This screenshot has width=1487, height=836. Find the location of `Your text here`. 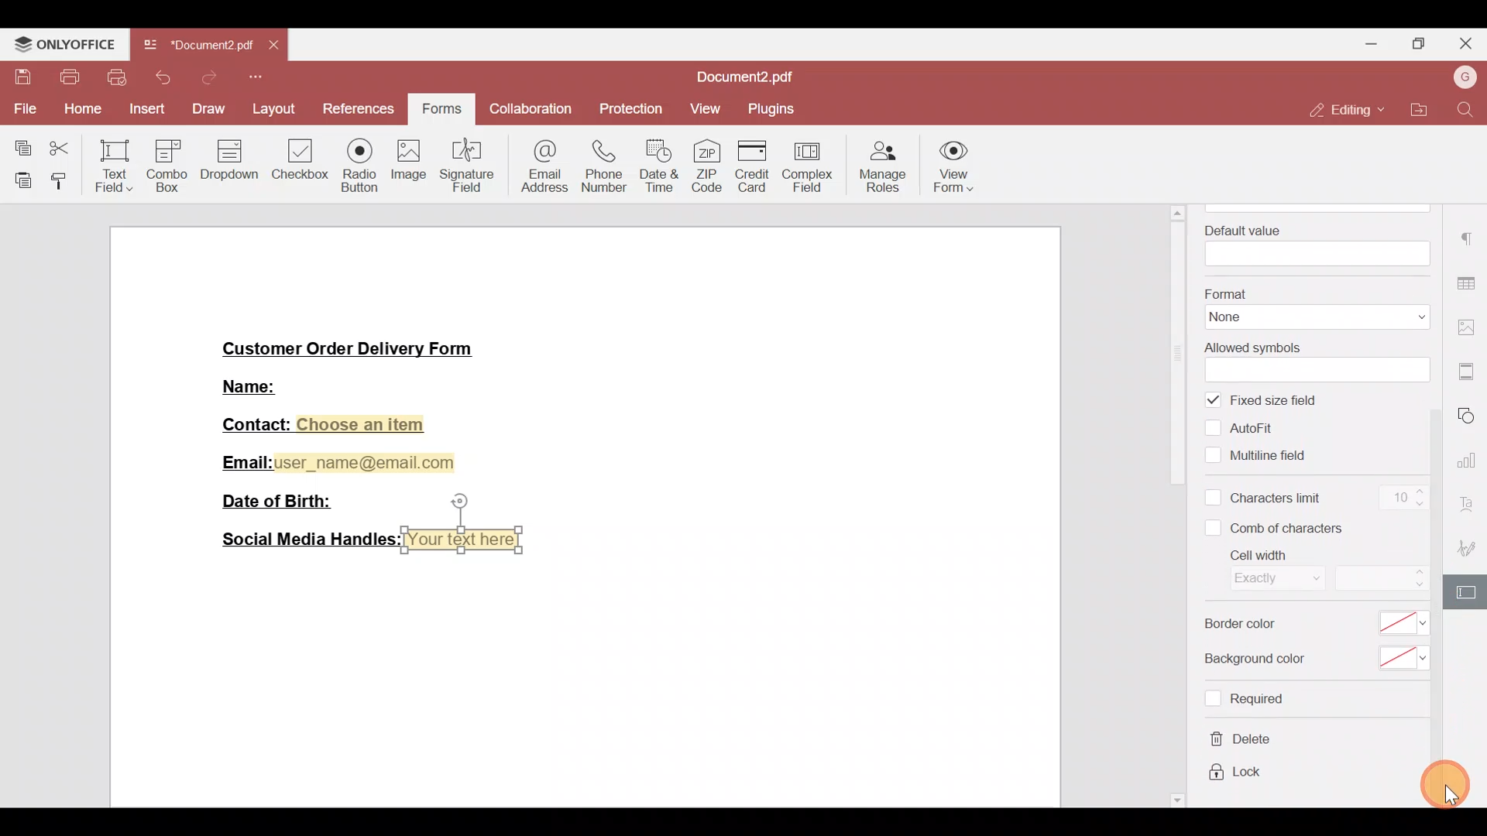

Your text here is located at coordinates (466, 540).